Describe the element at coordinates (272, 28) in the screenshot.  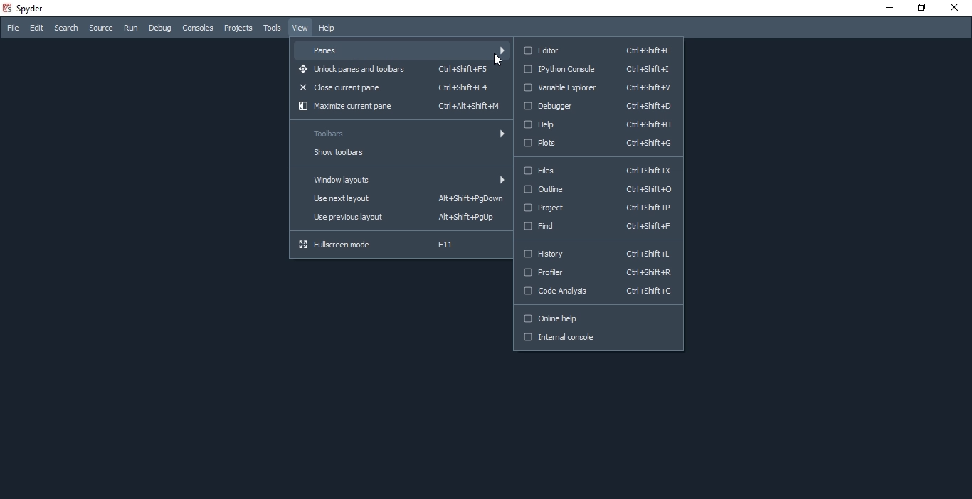
I see `Tools` at that location.